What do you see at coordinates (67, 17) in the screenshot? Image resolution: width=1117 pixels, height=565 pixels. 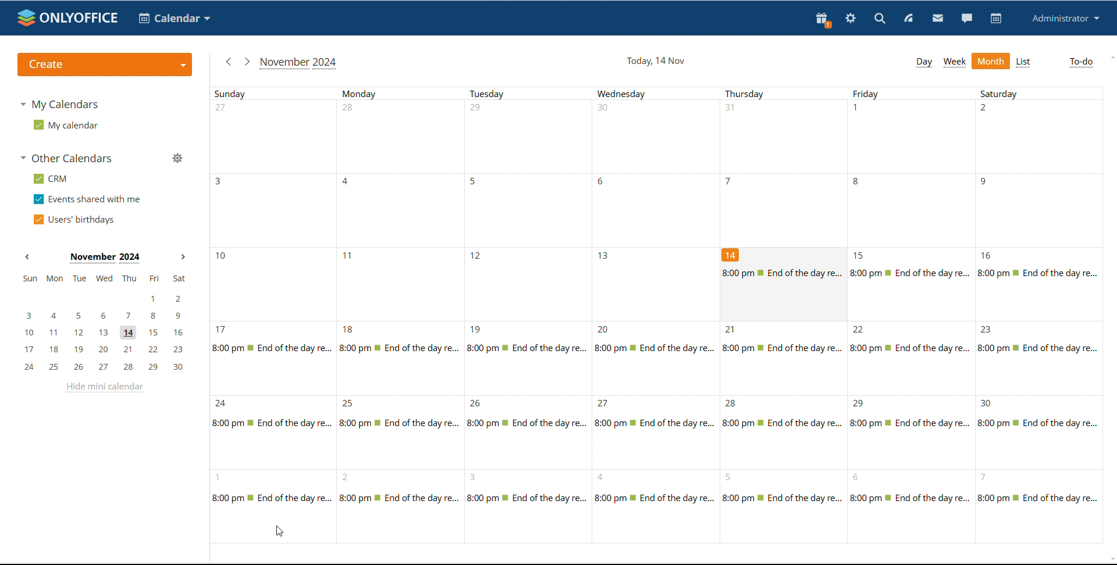 I see `logo` at bounding box center [67, 17].